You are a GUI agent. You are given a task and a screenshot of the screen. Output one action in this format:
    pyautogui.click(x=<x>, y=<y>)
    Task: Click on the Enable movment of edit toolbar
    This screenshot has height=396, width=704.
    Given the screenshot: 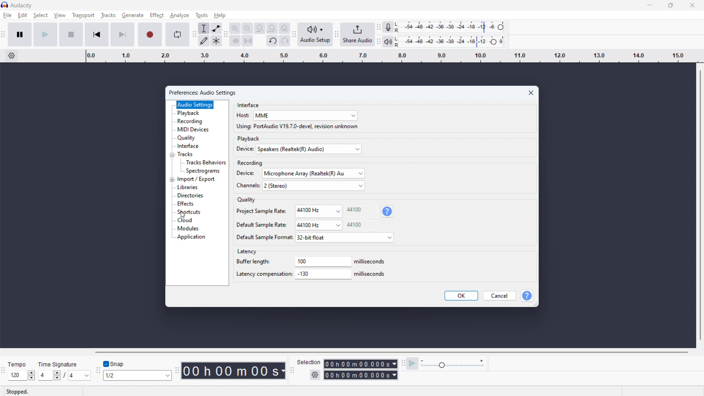 What is the action you would take?
    pyautogui.click(x=226, y=34)
    